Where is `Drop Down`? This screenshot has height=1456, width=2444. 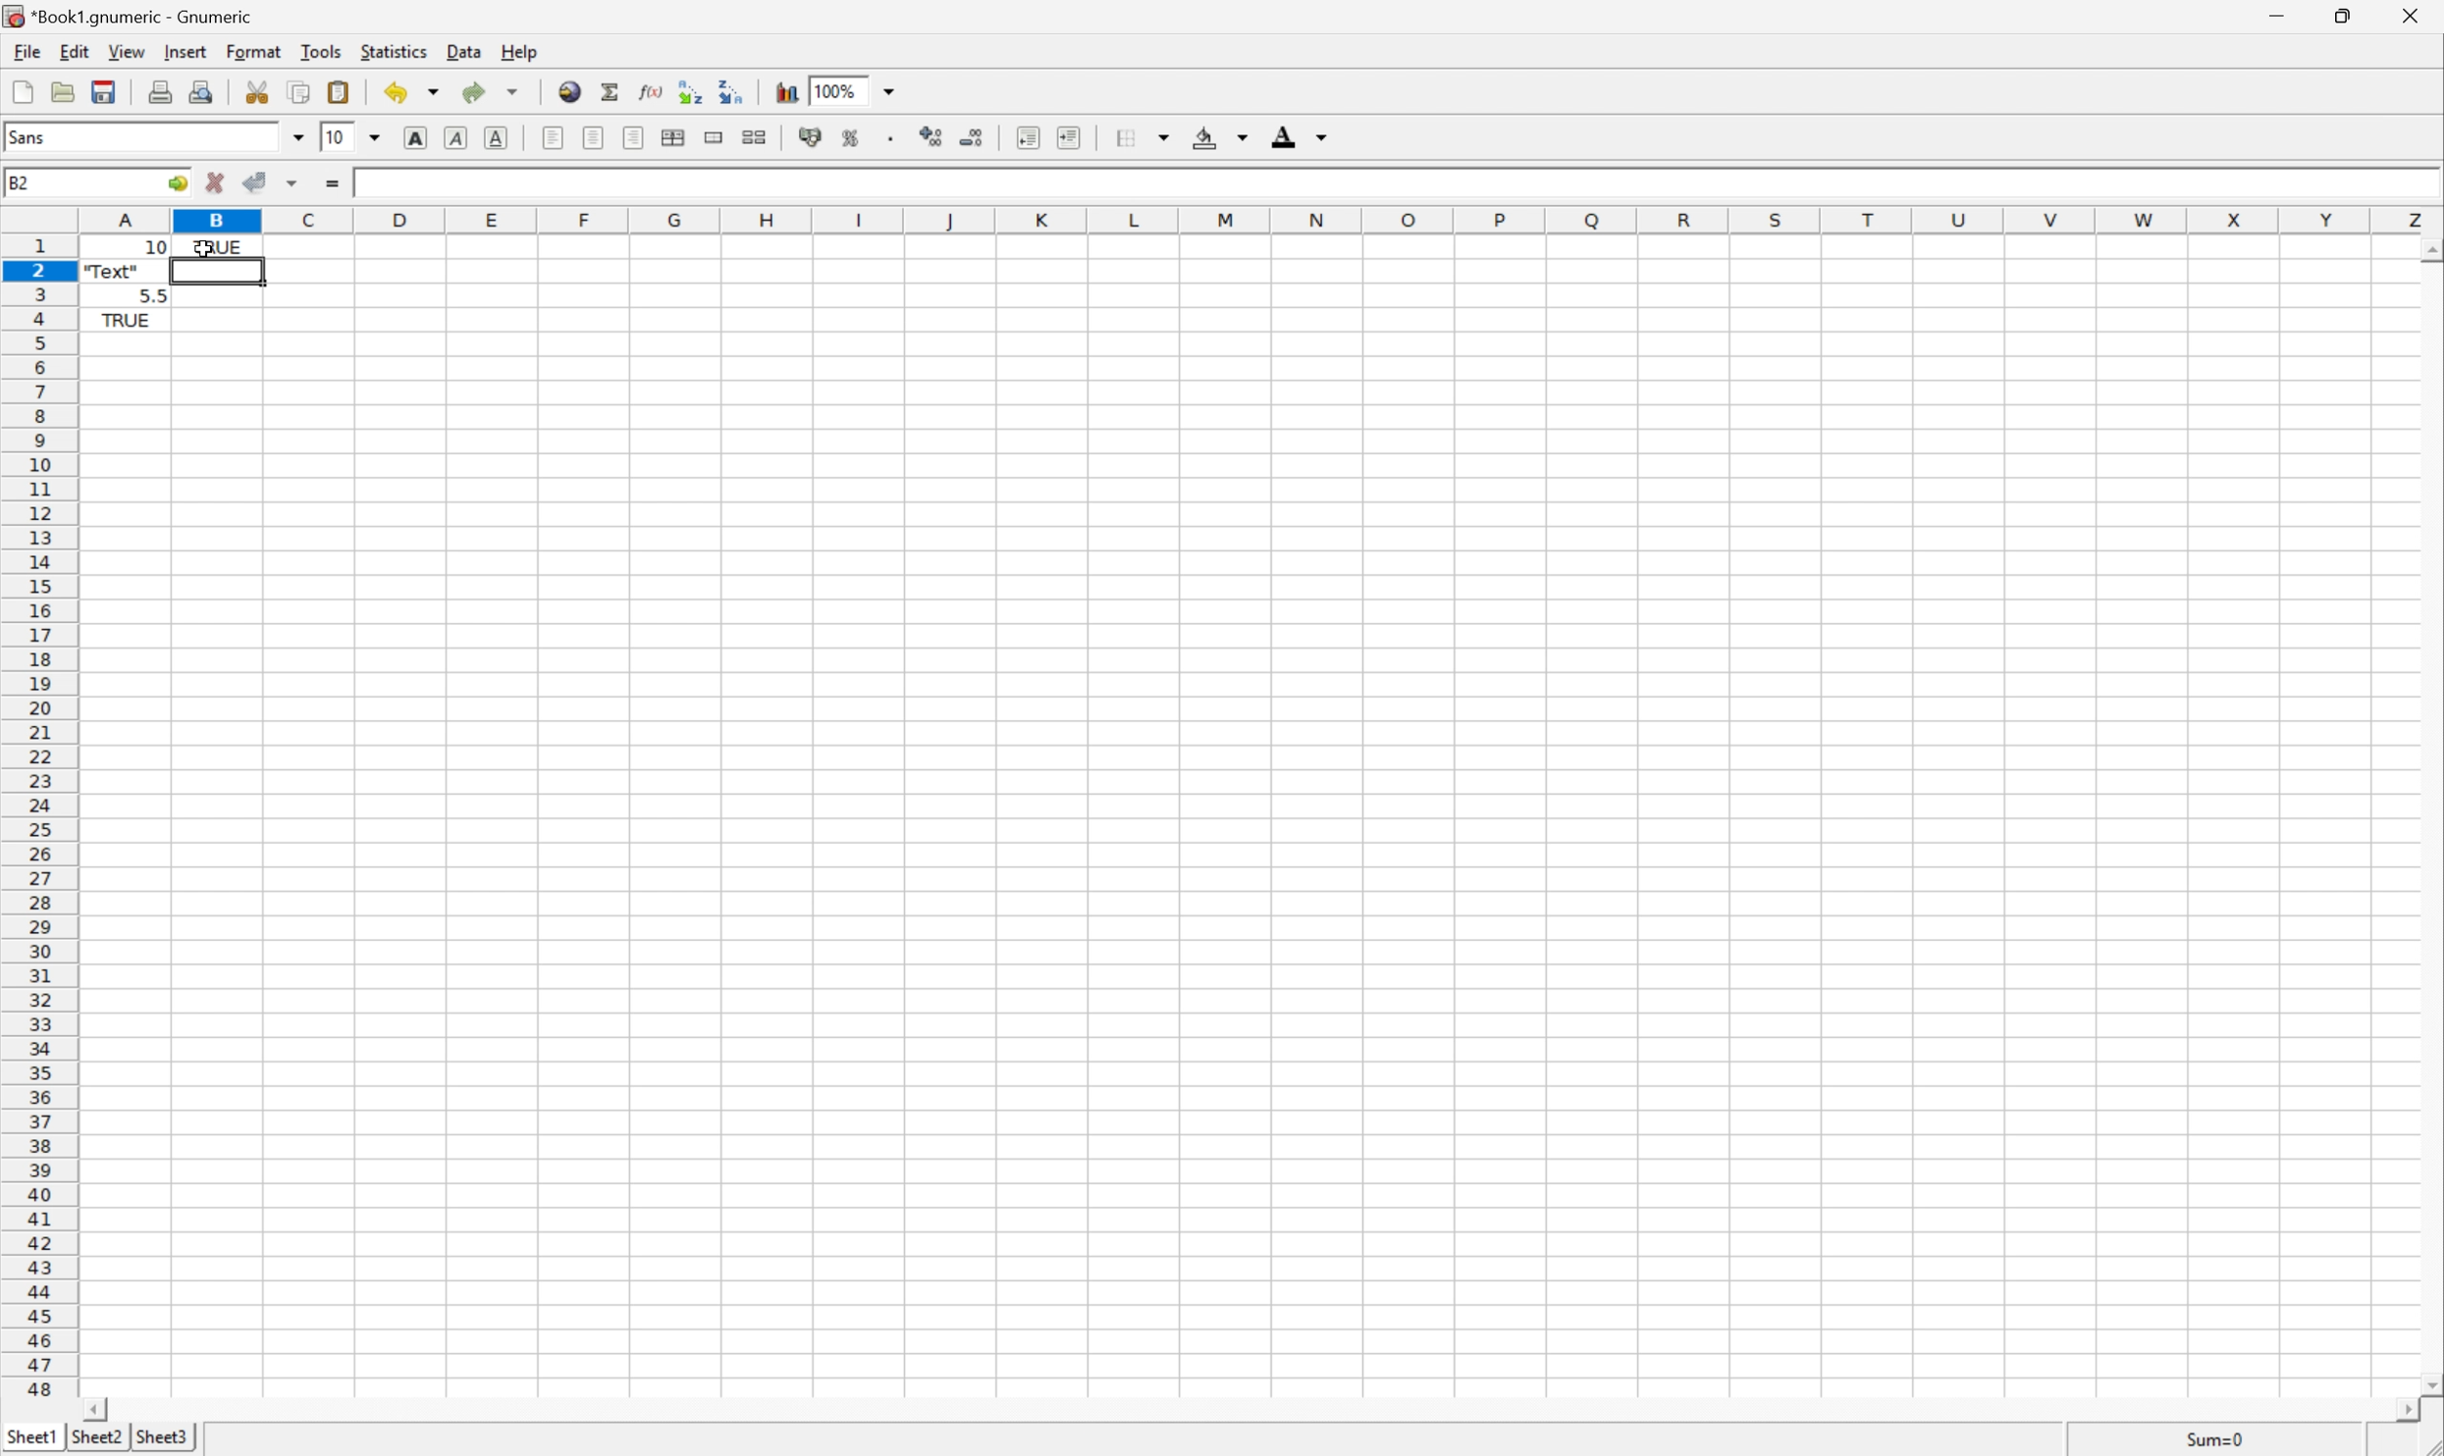 Drop Down is located at coordinates (887, 89).